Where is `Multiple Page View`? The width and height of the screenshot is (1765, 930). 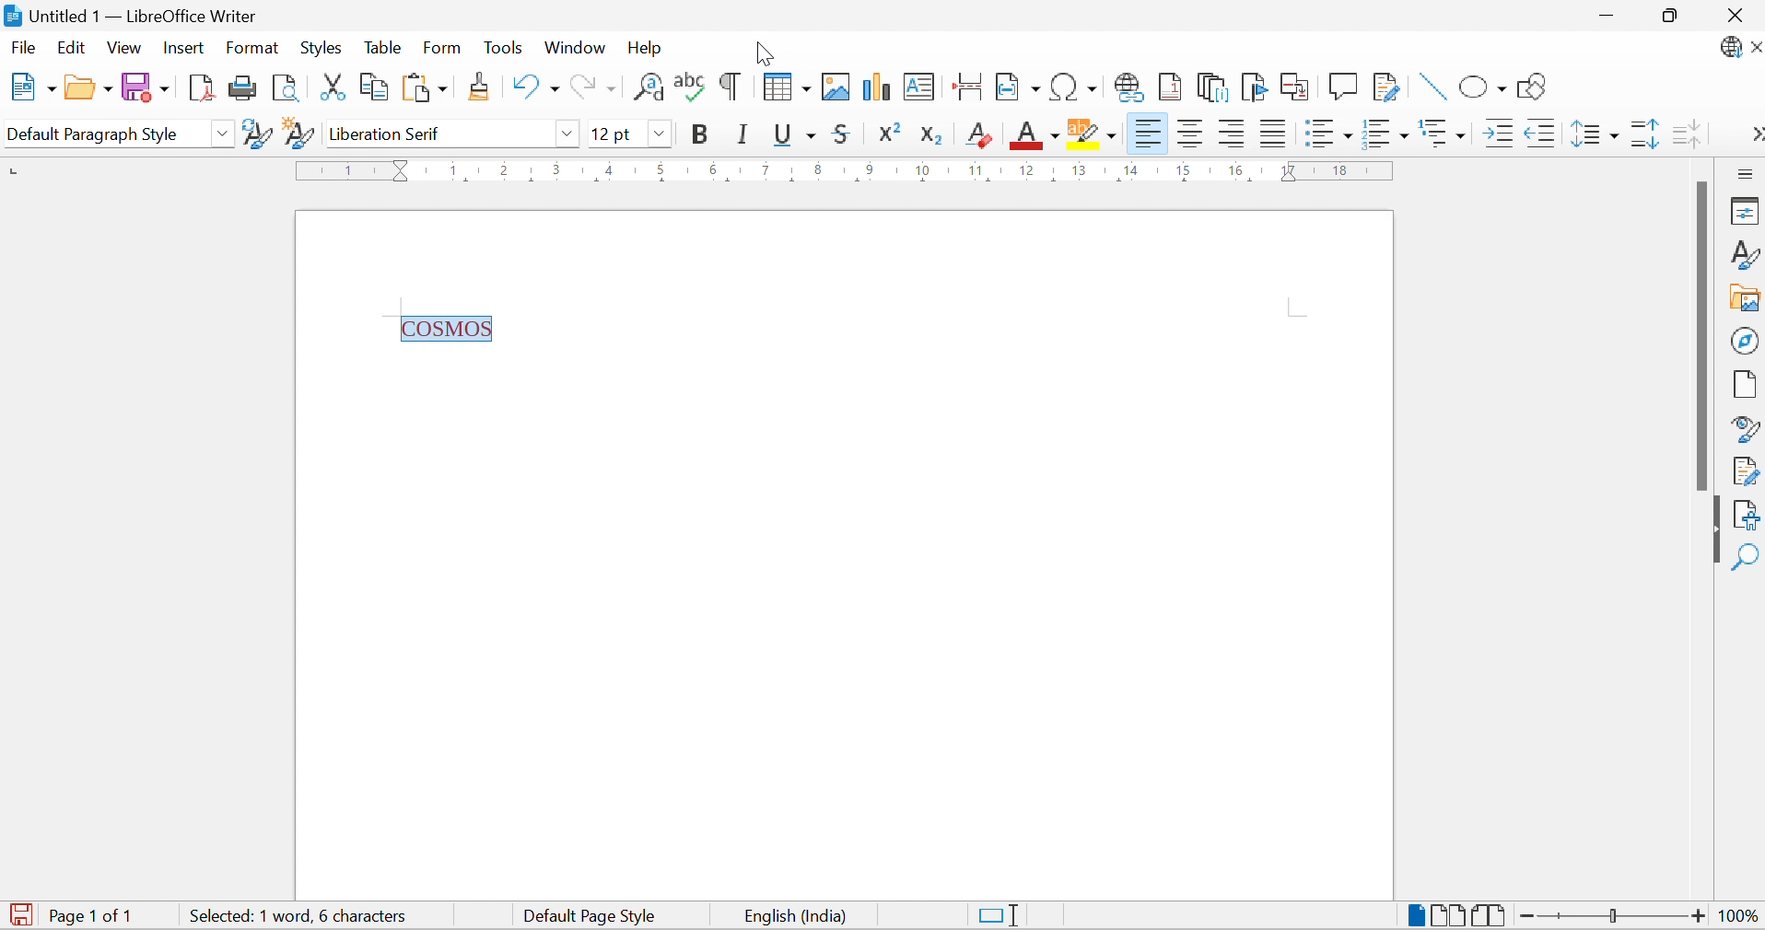
Multiple Page View is located at coordinates (1448, 913).